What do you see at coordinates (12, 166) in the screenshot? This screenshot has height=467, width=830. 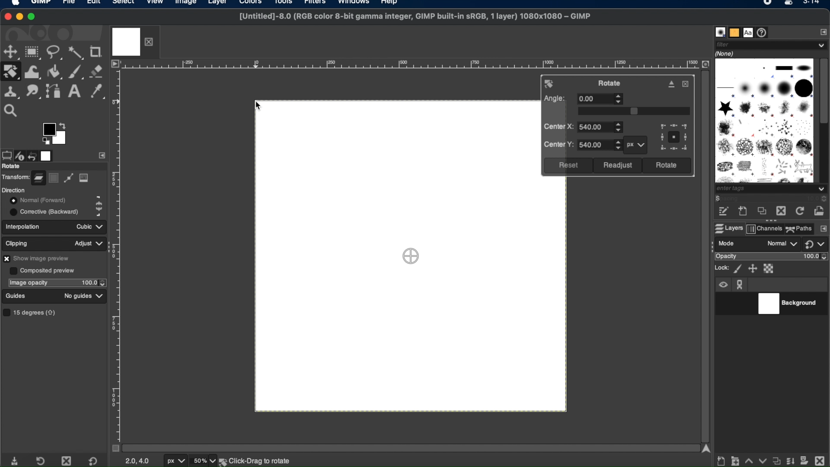 I see `rotate` at bounding box center [12, 166].